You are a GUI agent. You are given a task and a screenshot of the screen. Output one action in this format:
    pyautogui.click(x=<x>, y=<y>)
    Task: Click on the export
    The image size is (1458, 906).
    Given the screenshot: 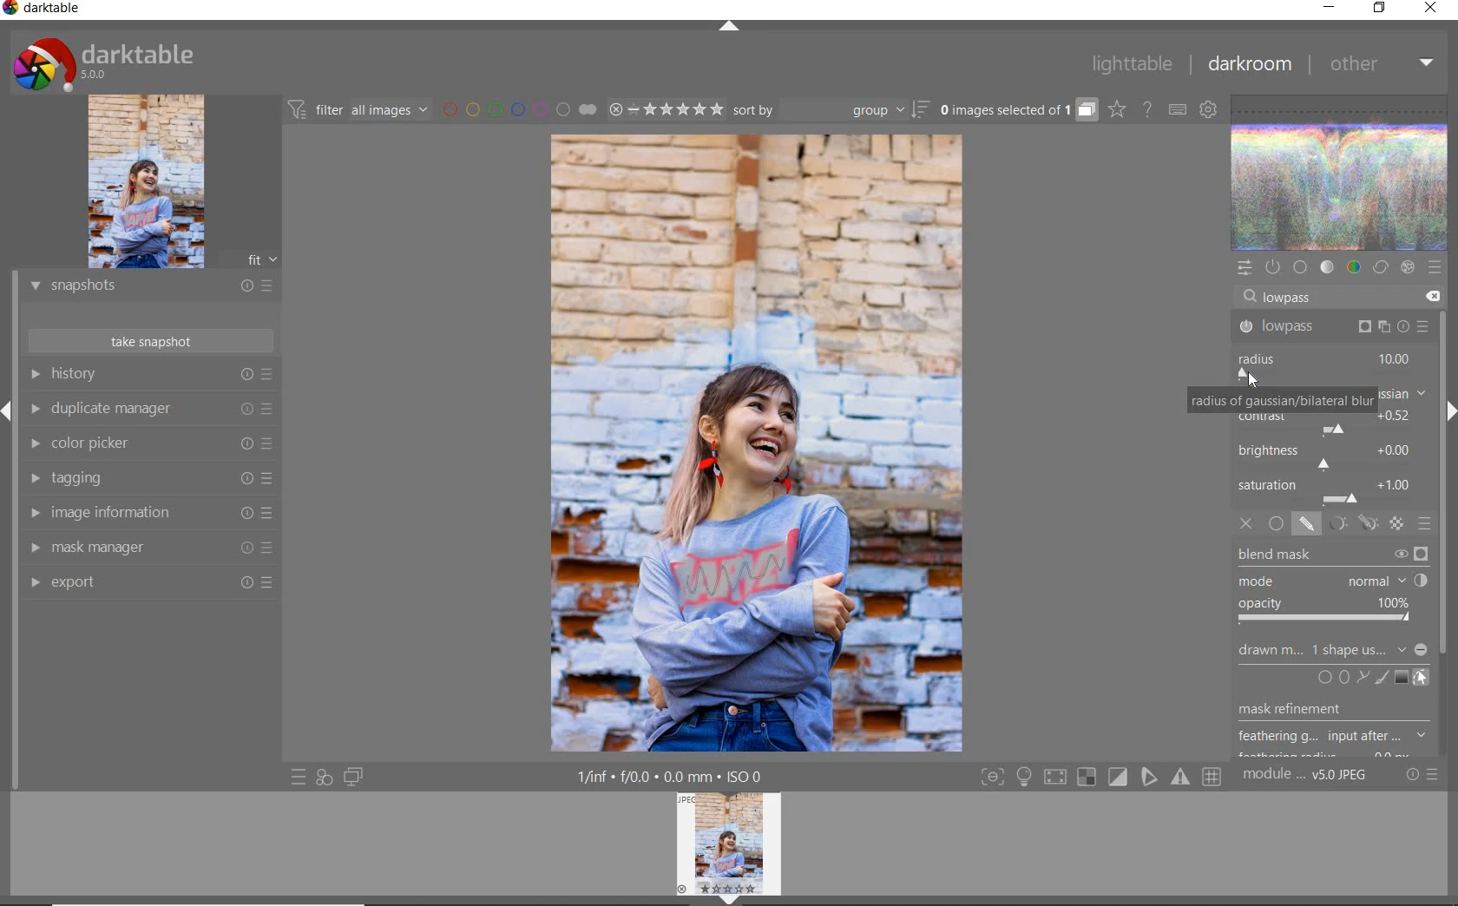 What is the action you would take?
    pyautogui.click(x=152, y=582)
    